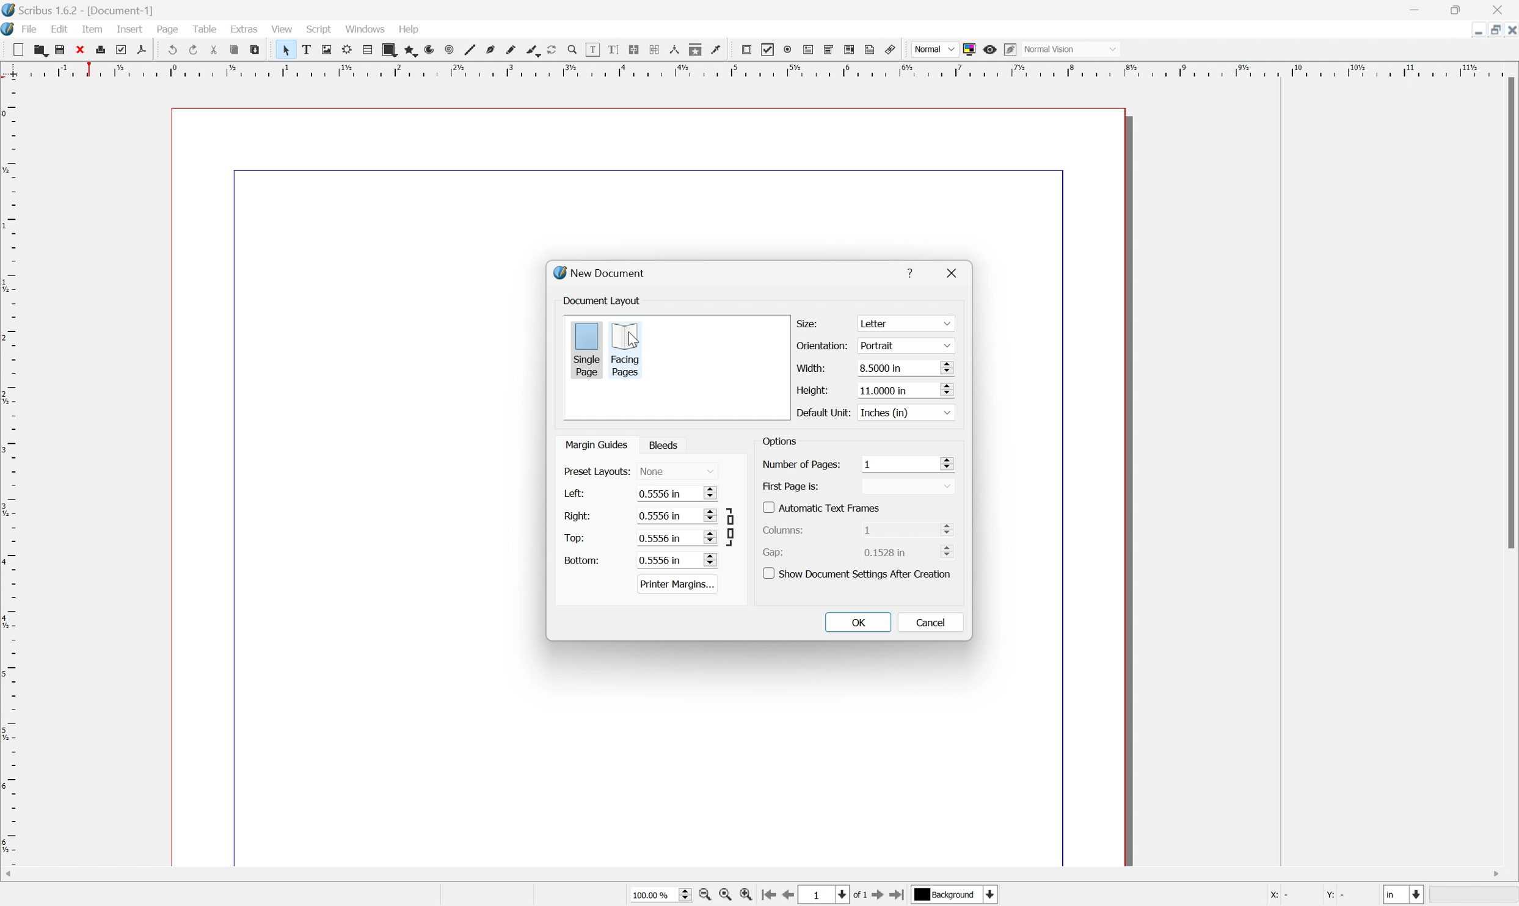 This screenshot has width=1519, height=906. I want to click on document layout, so click(603, 300).